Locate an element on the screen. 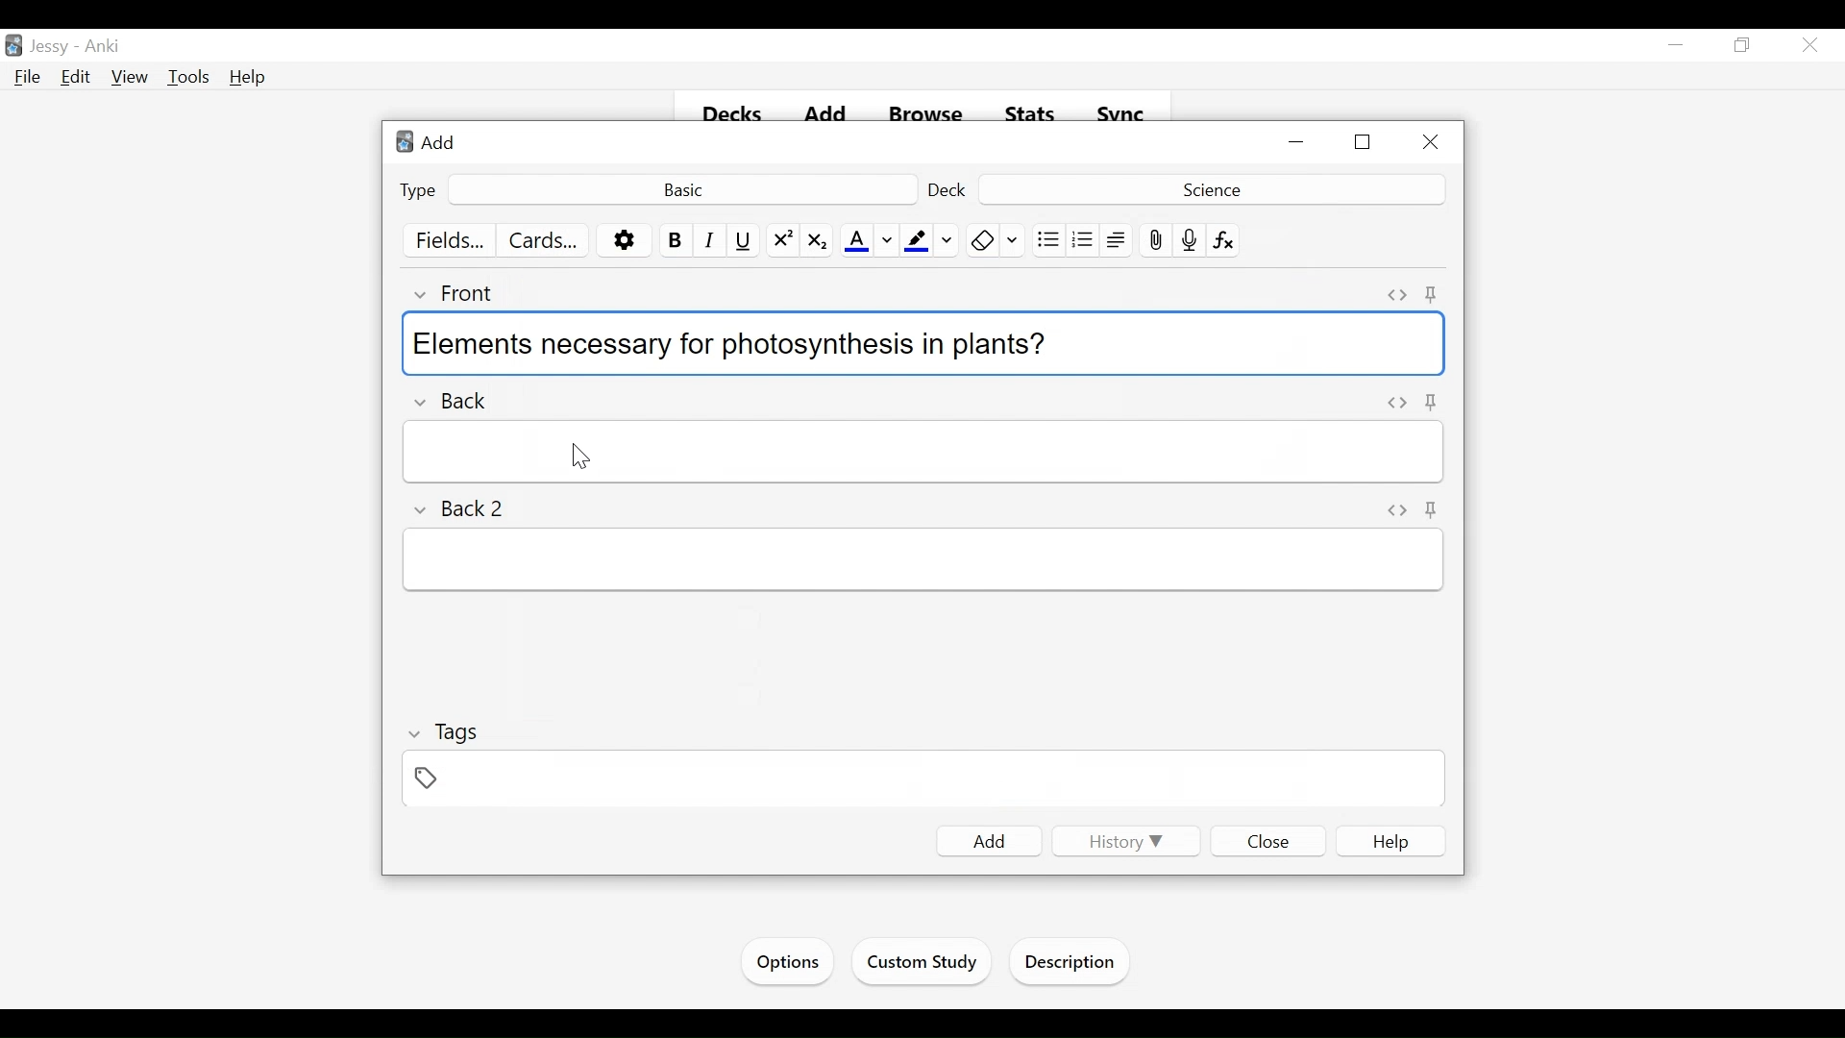 The image size is (1845, 1038). Fields is located at coordinates (452, 241).